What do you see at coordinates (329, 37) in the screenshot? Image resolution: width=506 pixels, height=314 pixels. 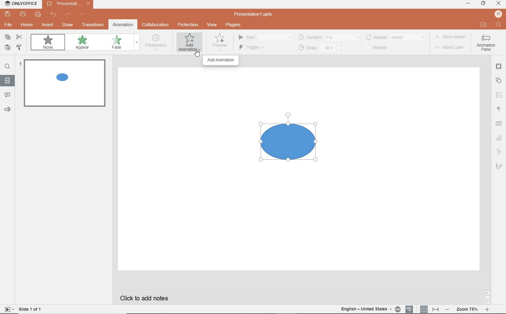 I see `duration` at bounding box center [329, 37].